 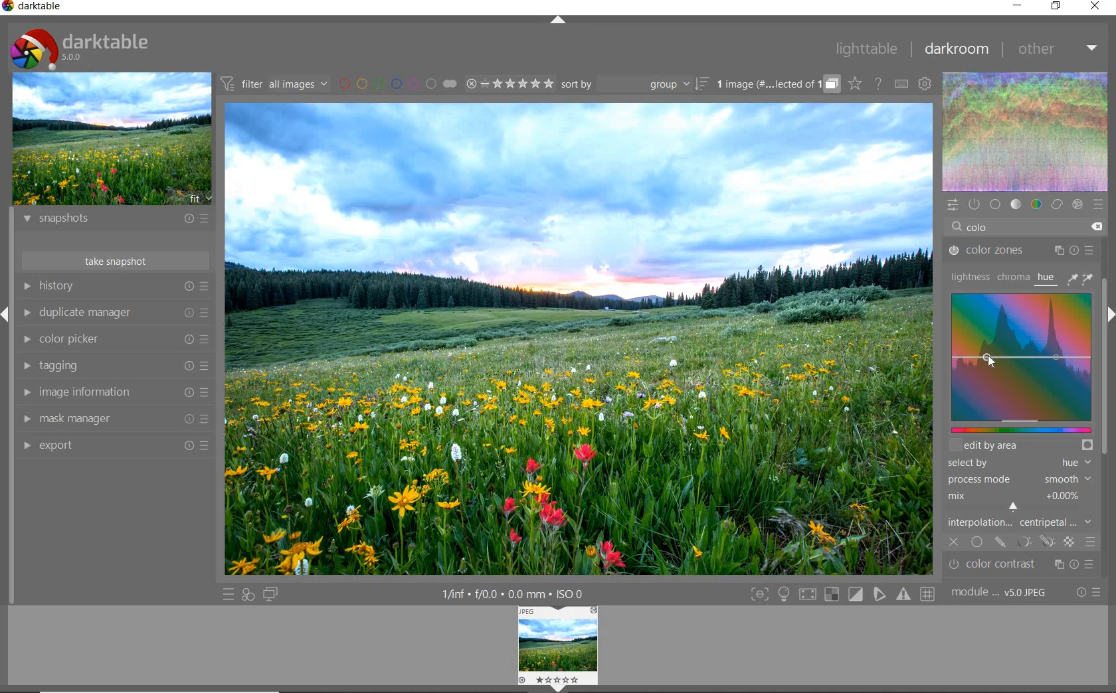 What do you see at coordinates (270, 593) in the screenshot?
I see `display a second darkroom image window` at bounding box center [270, 593].